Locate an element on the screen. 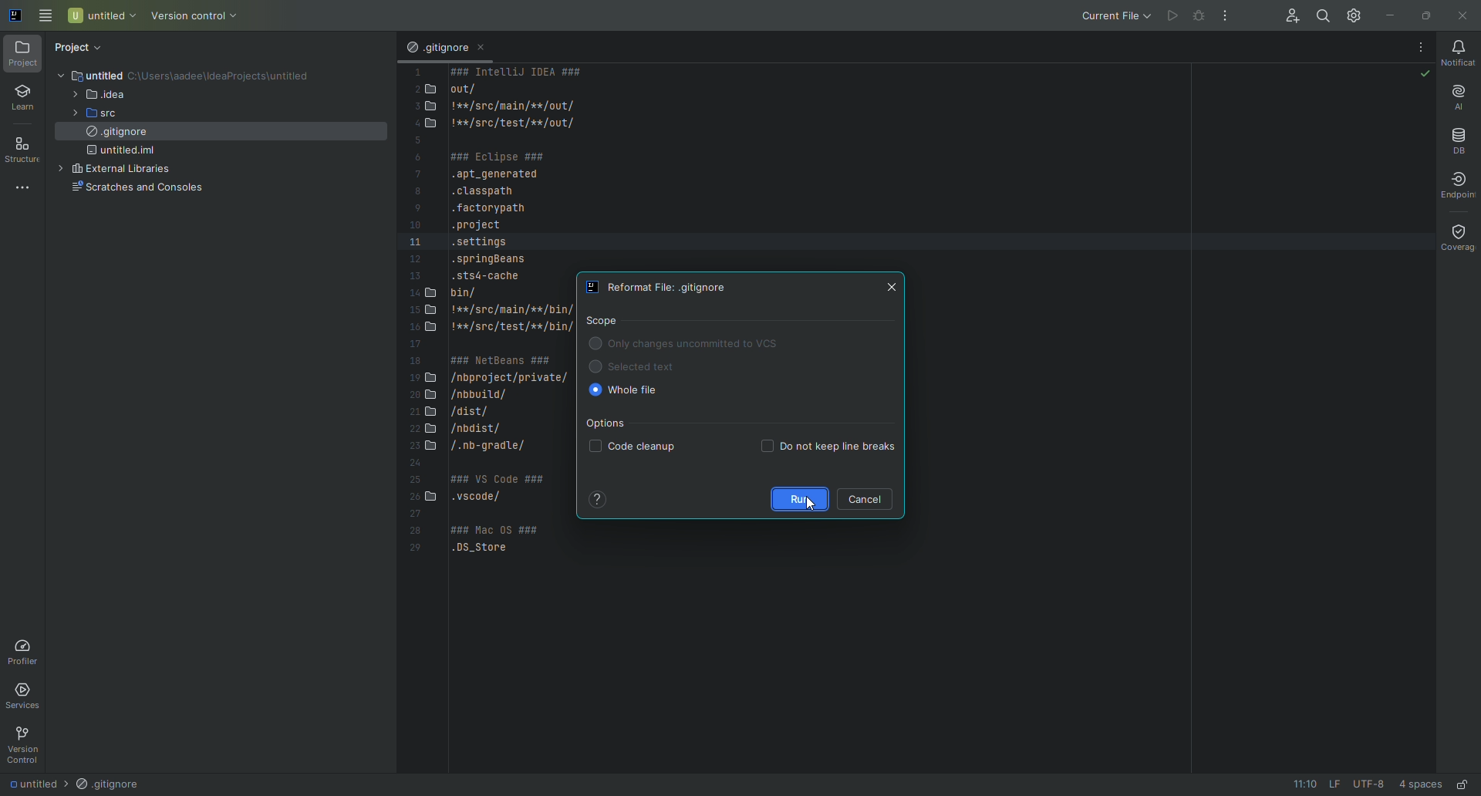  gitignore is located at coordinates (116, 135).